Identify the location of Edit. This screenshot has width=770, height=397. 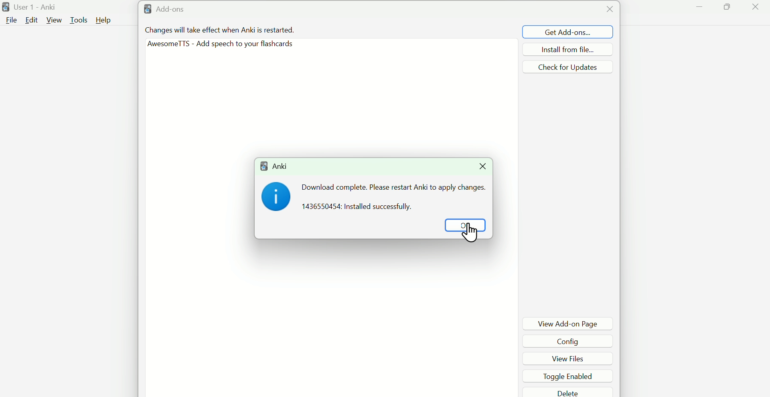
(31, 20).